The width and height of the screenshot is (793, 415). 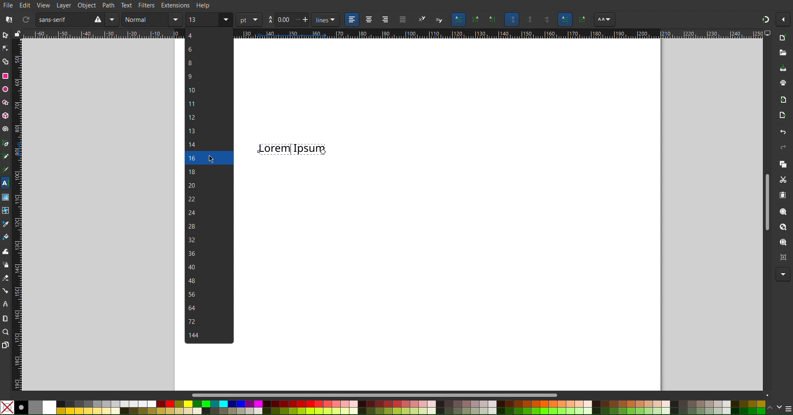 What do you see at coordinates (97, 19) in the screenshot?
I see `warning` at bounding box center [97, 19].